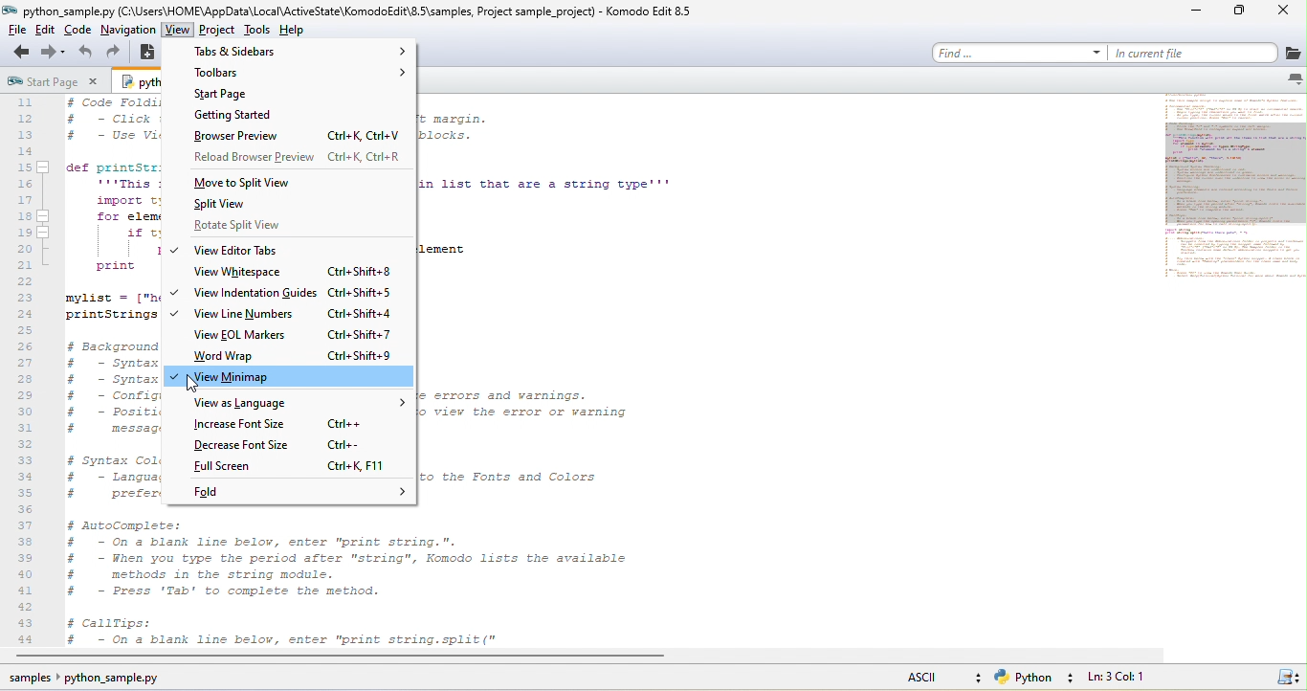 Image resolution: width=1307 pixels, height=691 pixels. I want to click on increase font style, so click(291, 425).